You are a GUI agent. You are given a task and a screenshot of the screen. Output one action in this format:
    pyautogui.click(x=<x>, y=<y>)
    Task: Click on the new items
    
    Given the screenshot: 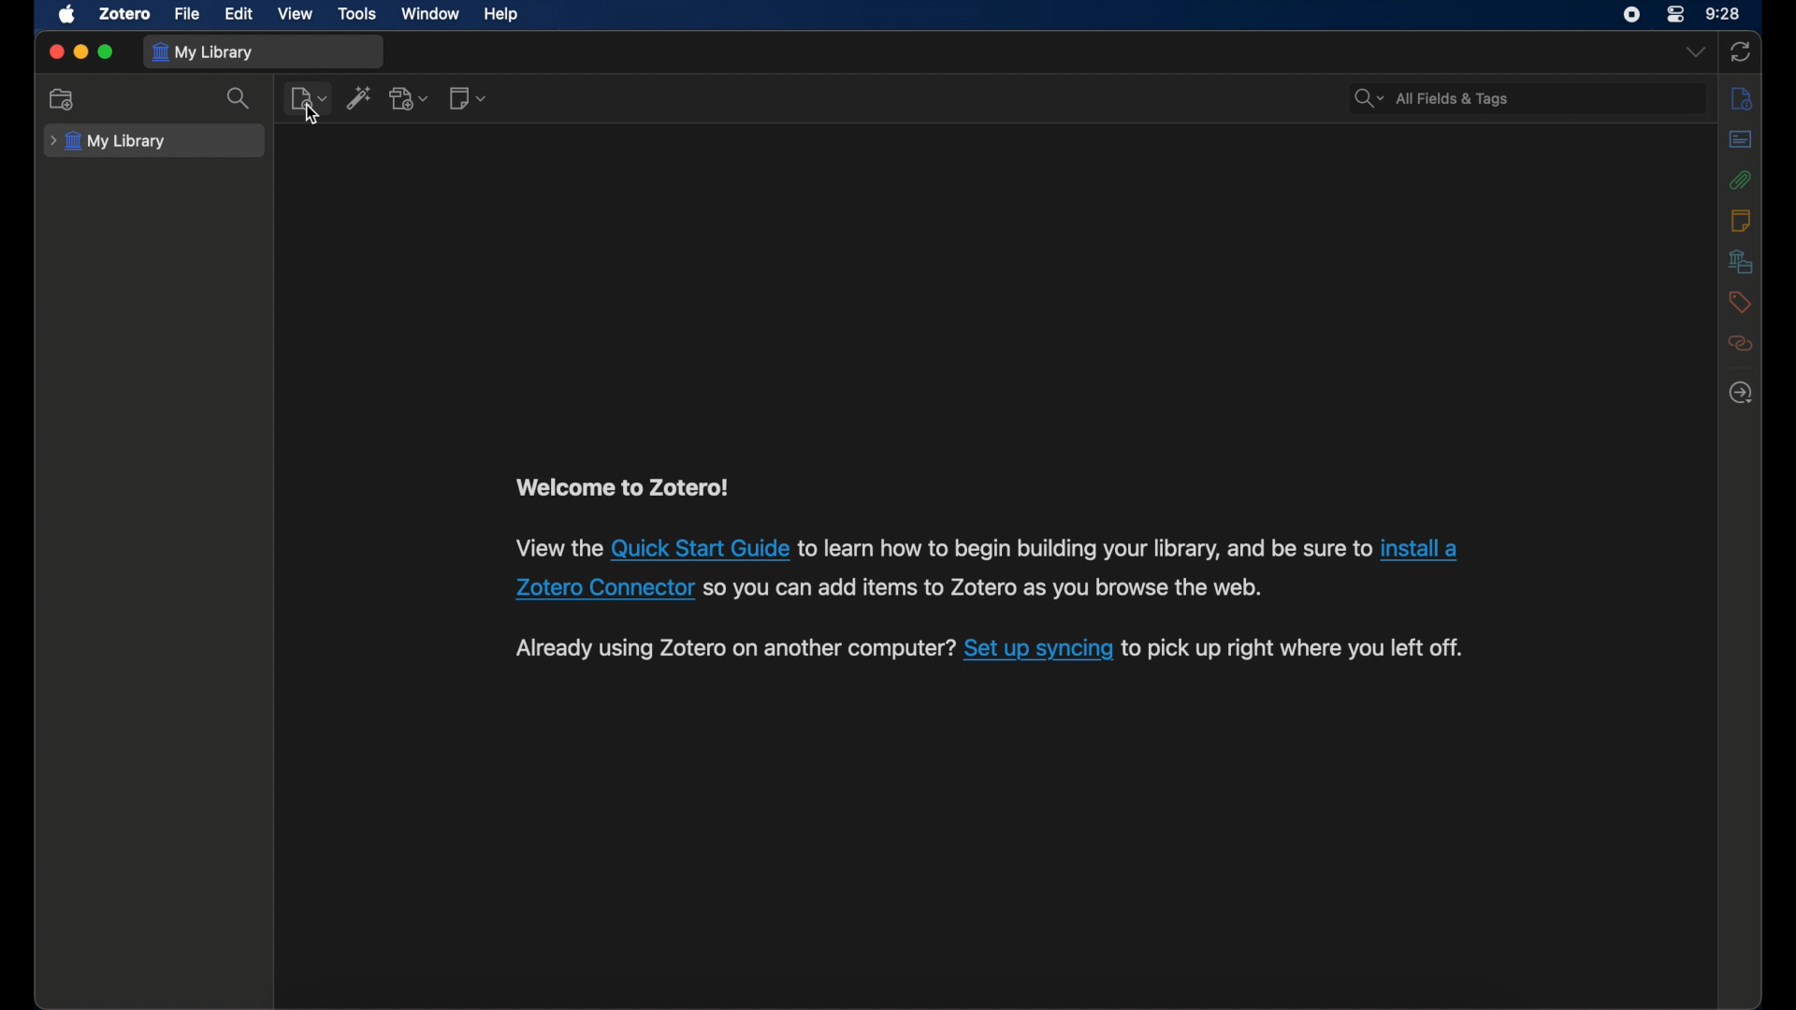 What is the action you would take?
    pyautogui.click(x=309, y=98)
    